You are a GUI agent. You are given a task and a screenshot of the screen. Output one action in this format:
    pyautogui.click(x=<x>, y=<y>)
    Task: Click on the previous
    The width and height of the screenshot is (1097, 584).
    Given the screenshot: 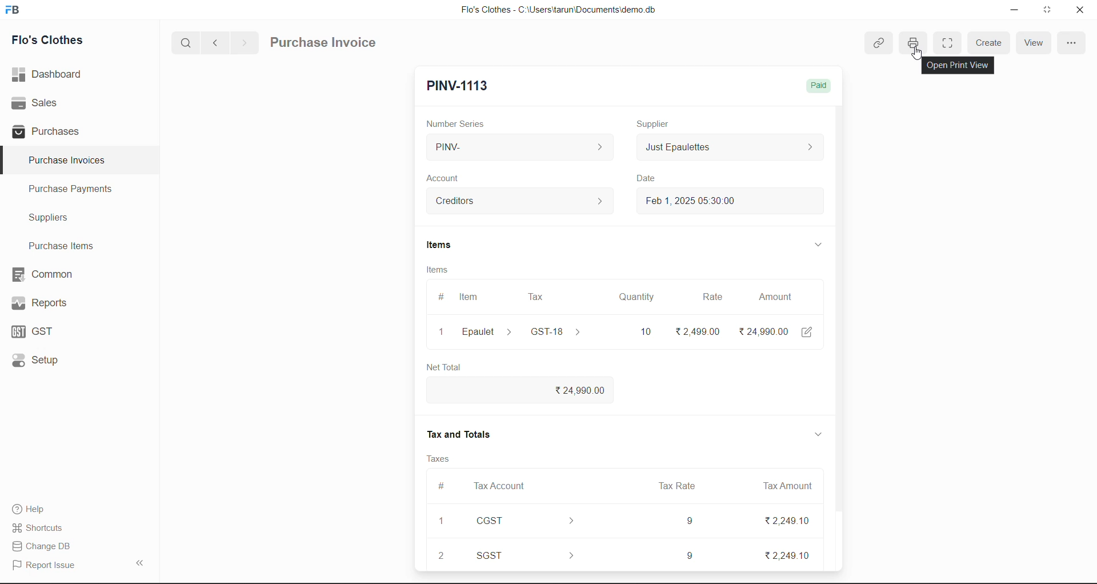 What is the action you would take?
    pyautogui.click(x=218, y=41)
    